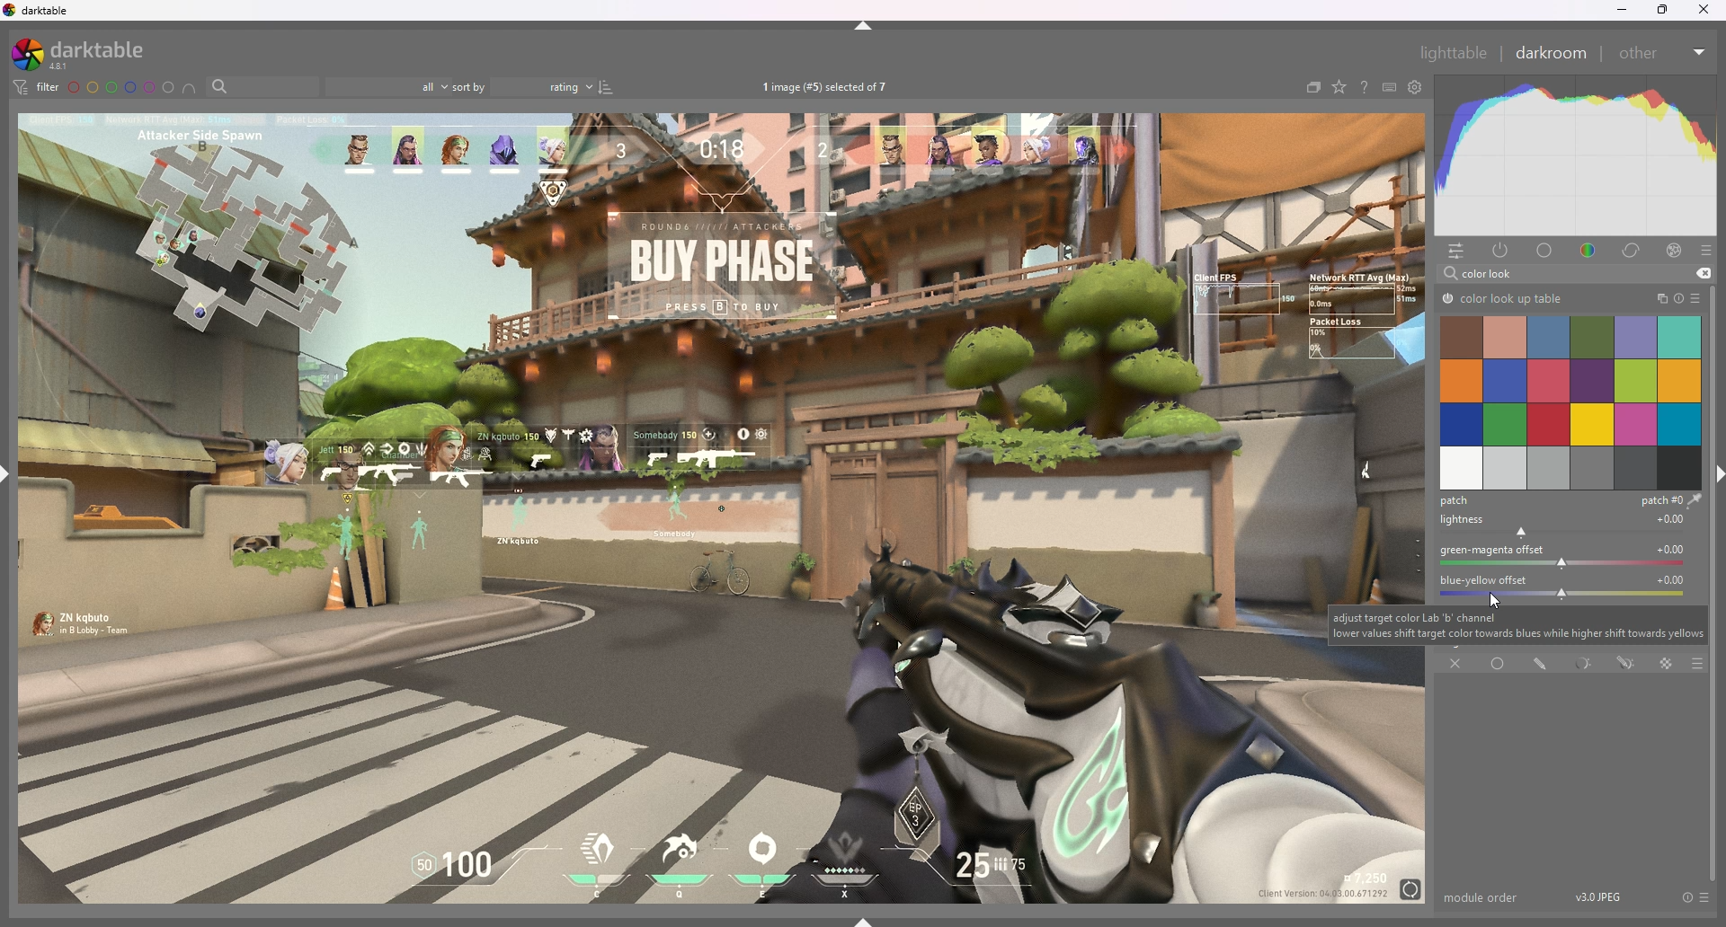 The image size is (1726, 927). I want to click on green magnets offset, so click(1568, 558).